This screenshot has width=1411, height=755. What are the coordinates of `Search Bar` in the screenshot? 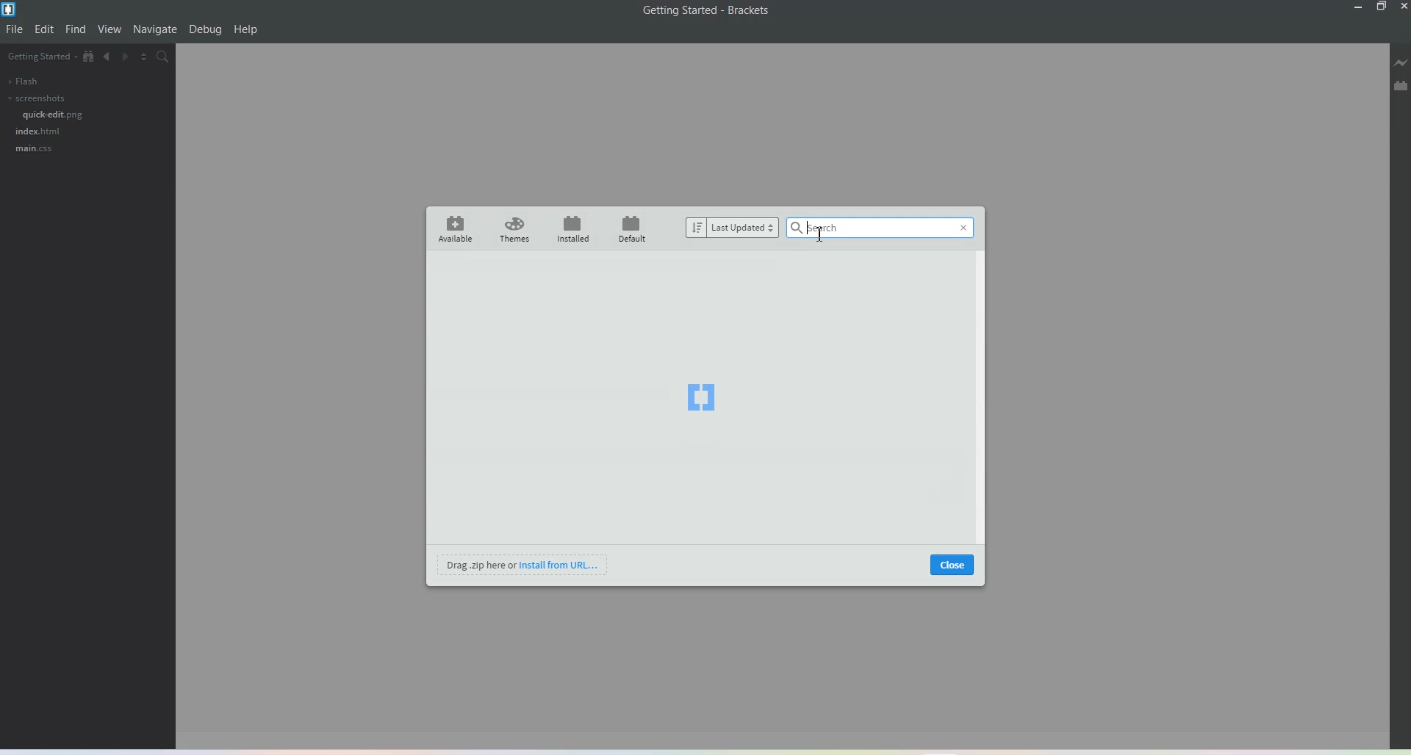 It's located at (866, 229).